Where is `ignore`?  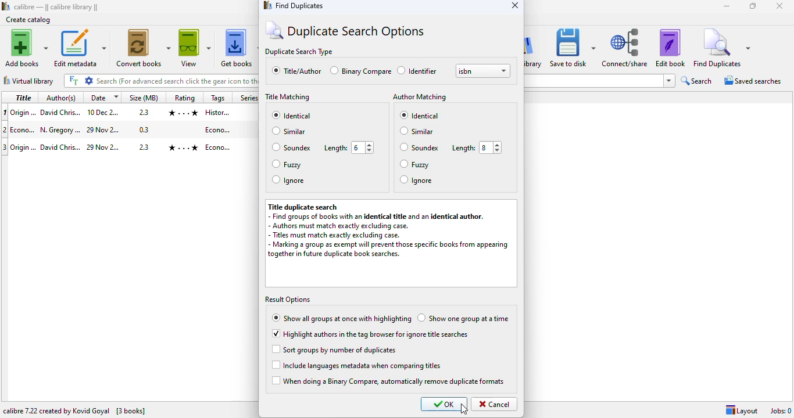 ignore is located at coordinates (288, 180).